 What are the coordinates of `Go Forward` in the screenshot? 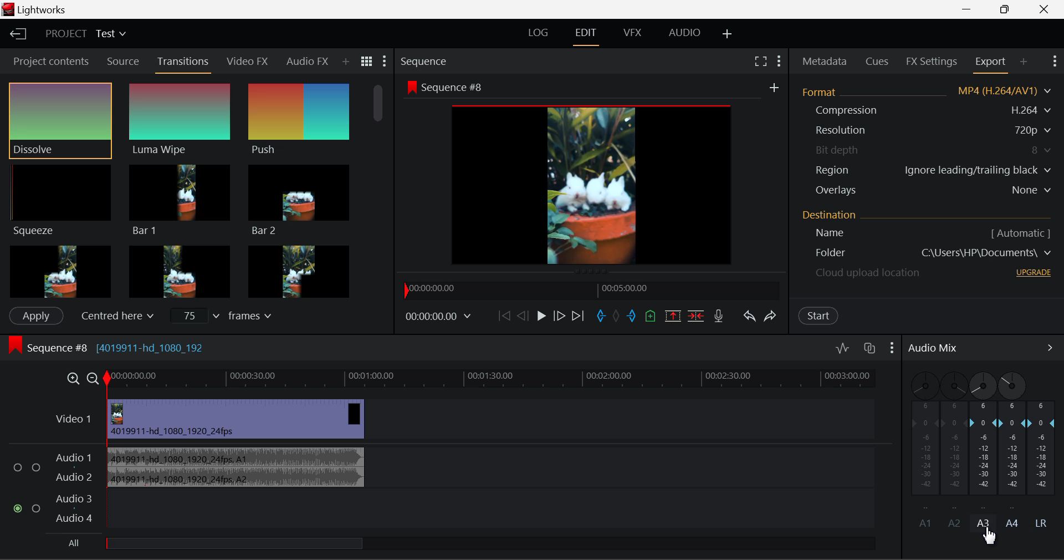 It's located at (560, 316).